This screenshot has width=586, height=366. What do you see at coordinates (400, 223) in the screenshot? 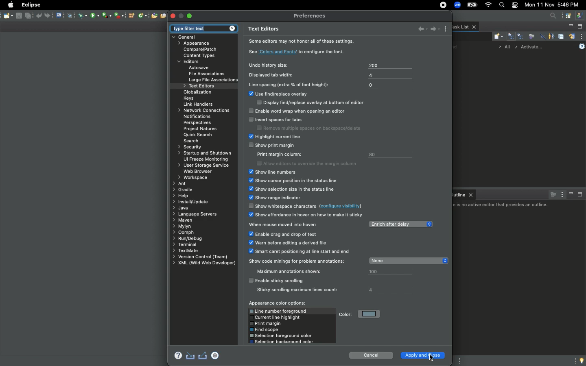
I see `Enrich after delay` at bounding box center [400, 223].